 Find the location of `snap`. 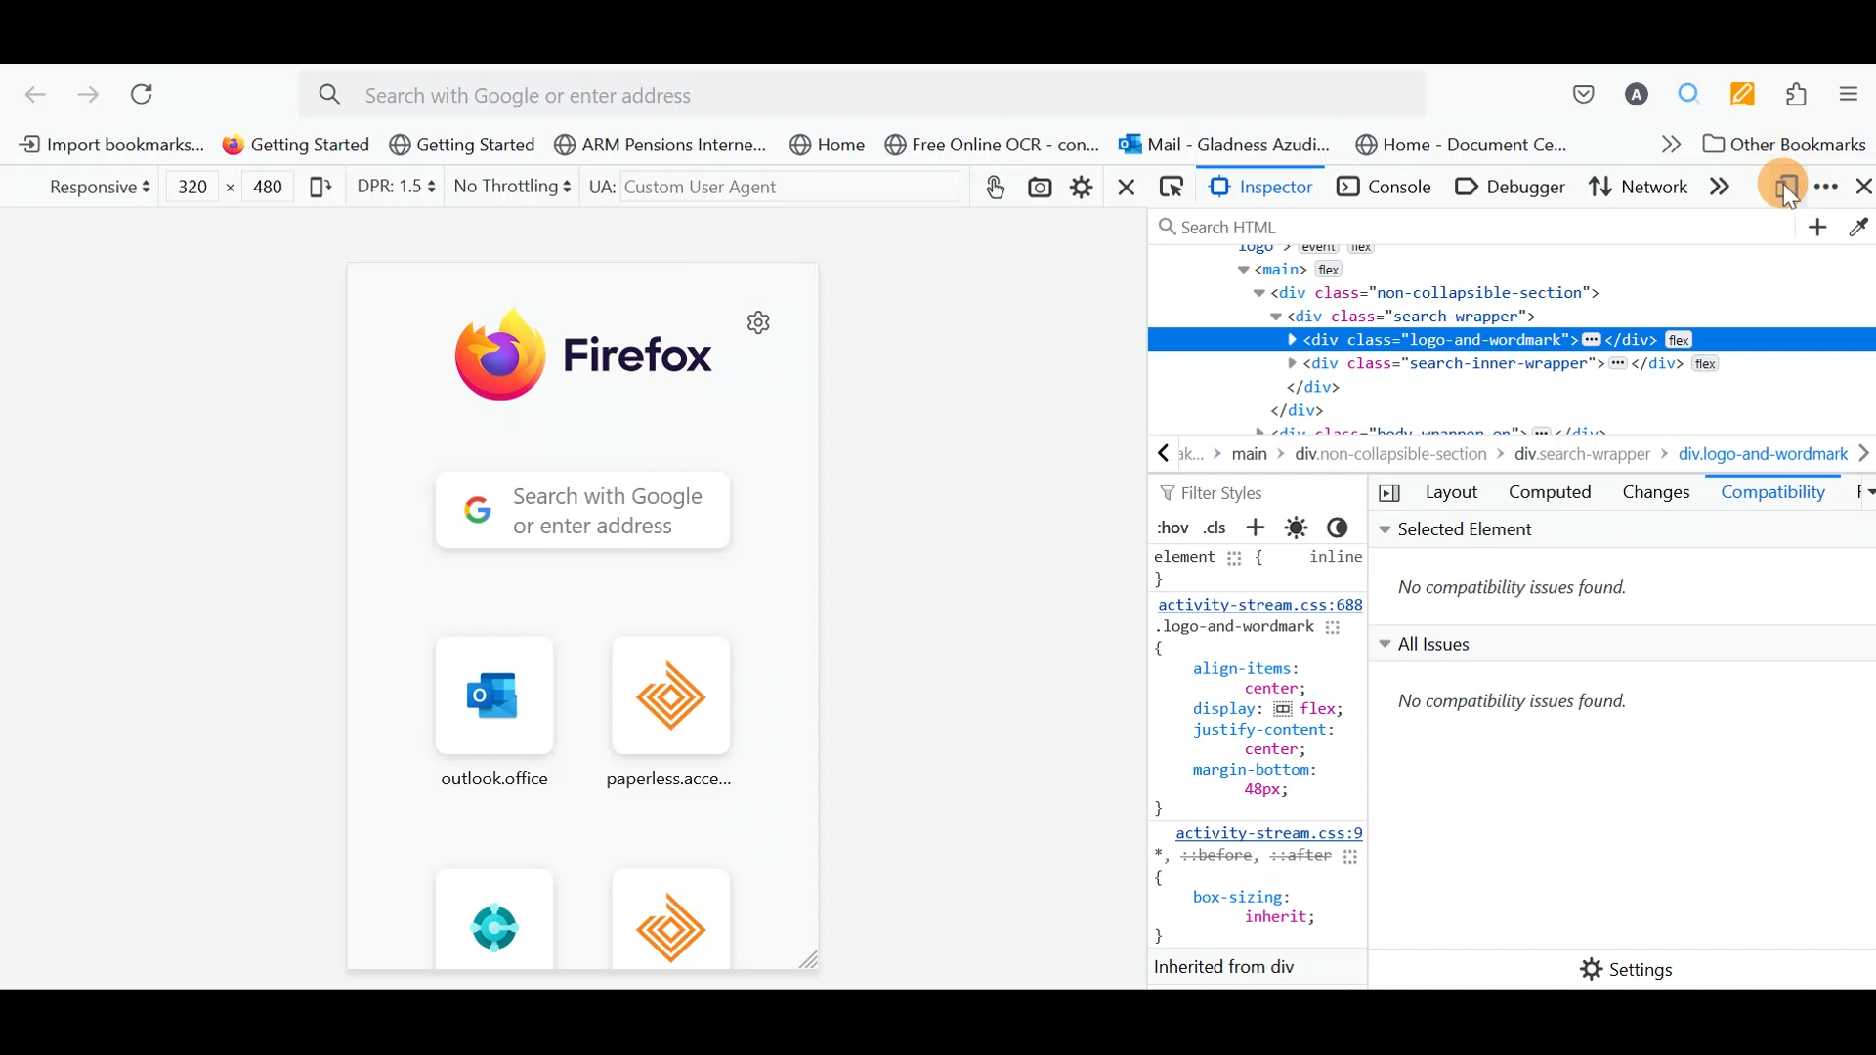

snap is located at coordinates (1044, 190).